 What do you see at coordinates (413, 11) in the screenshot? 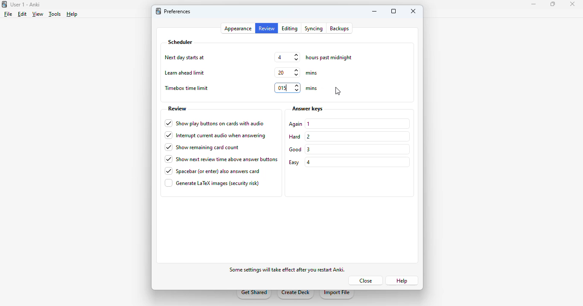
I see `close` at bounding box center [413, 11].